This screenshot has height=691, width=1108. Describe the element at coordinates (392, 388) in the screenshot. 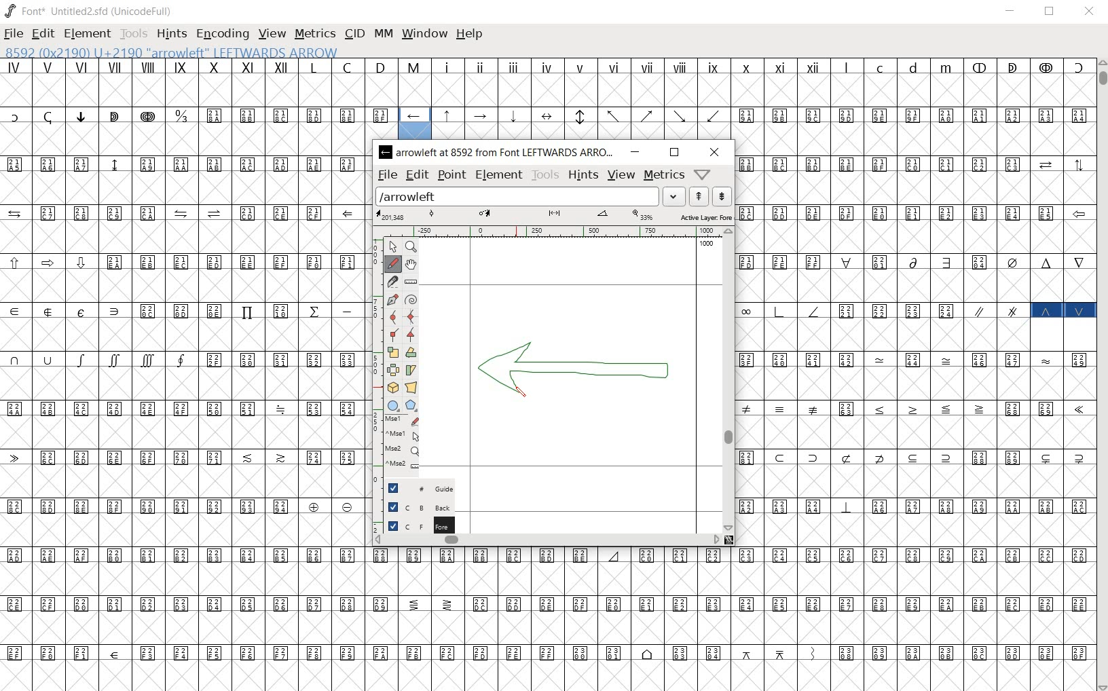

I see `rotate the selection in 3D and project back to plane` at that location.